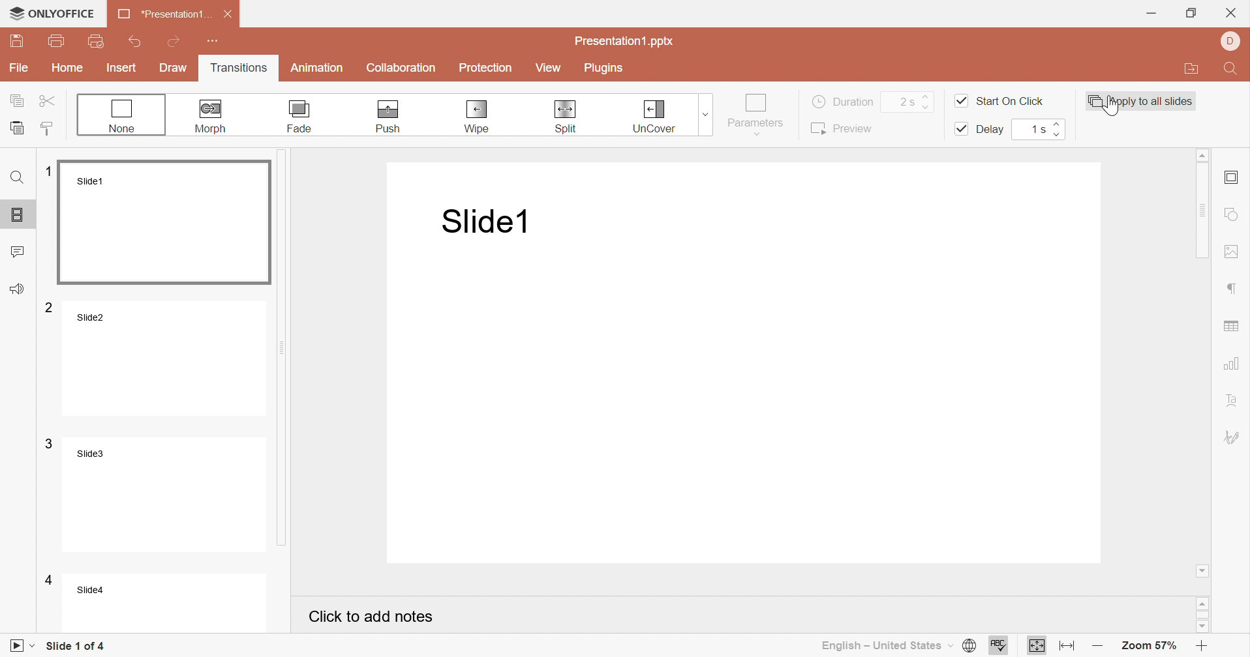 Image resolution: width=1250 pixels, height=657 pixels. What do you see at coordinates (1151, 648) in the screenshot?
I see `Zoom 57%` at bounding box center [1151, 648].